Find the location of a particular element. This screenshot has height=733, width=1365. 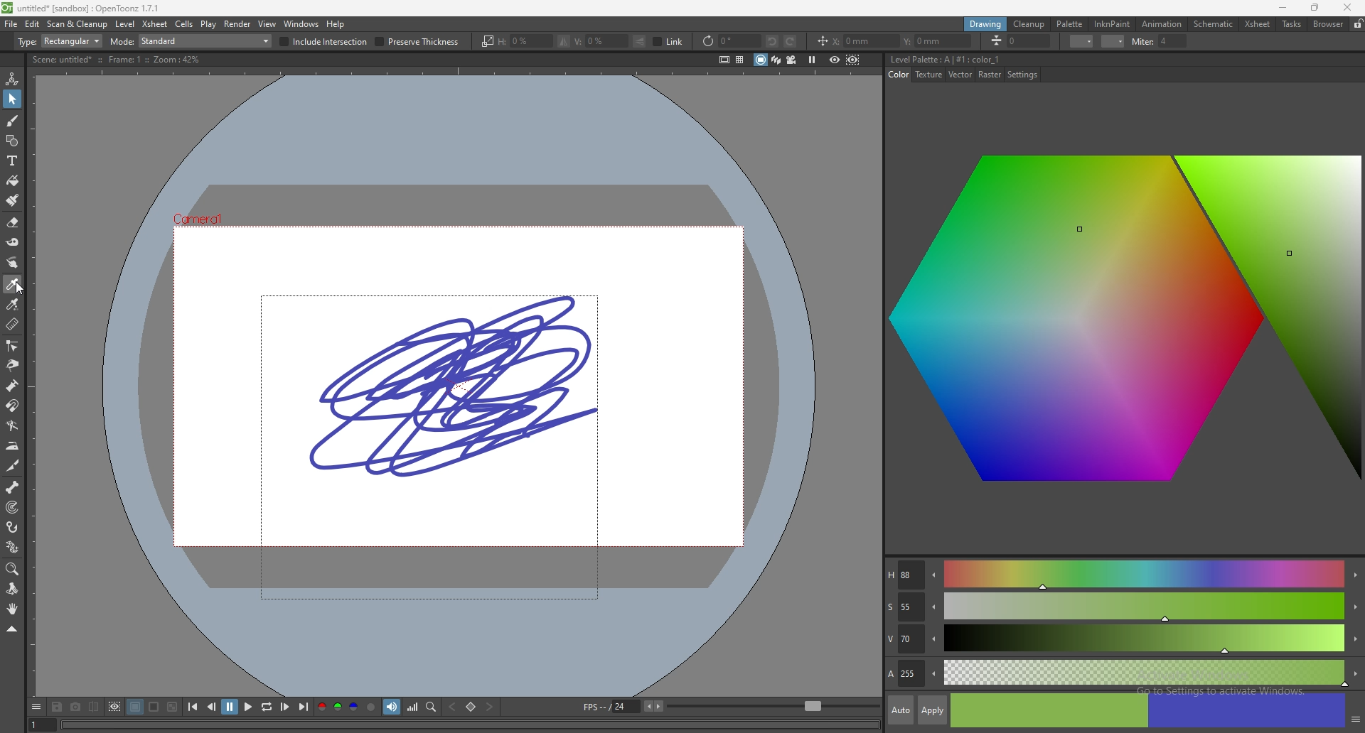

sub camera preview is located at coordinates (852, 60).